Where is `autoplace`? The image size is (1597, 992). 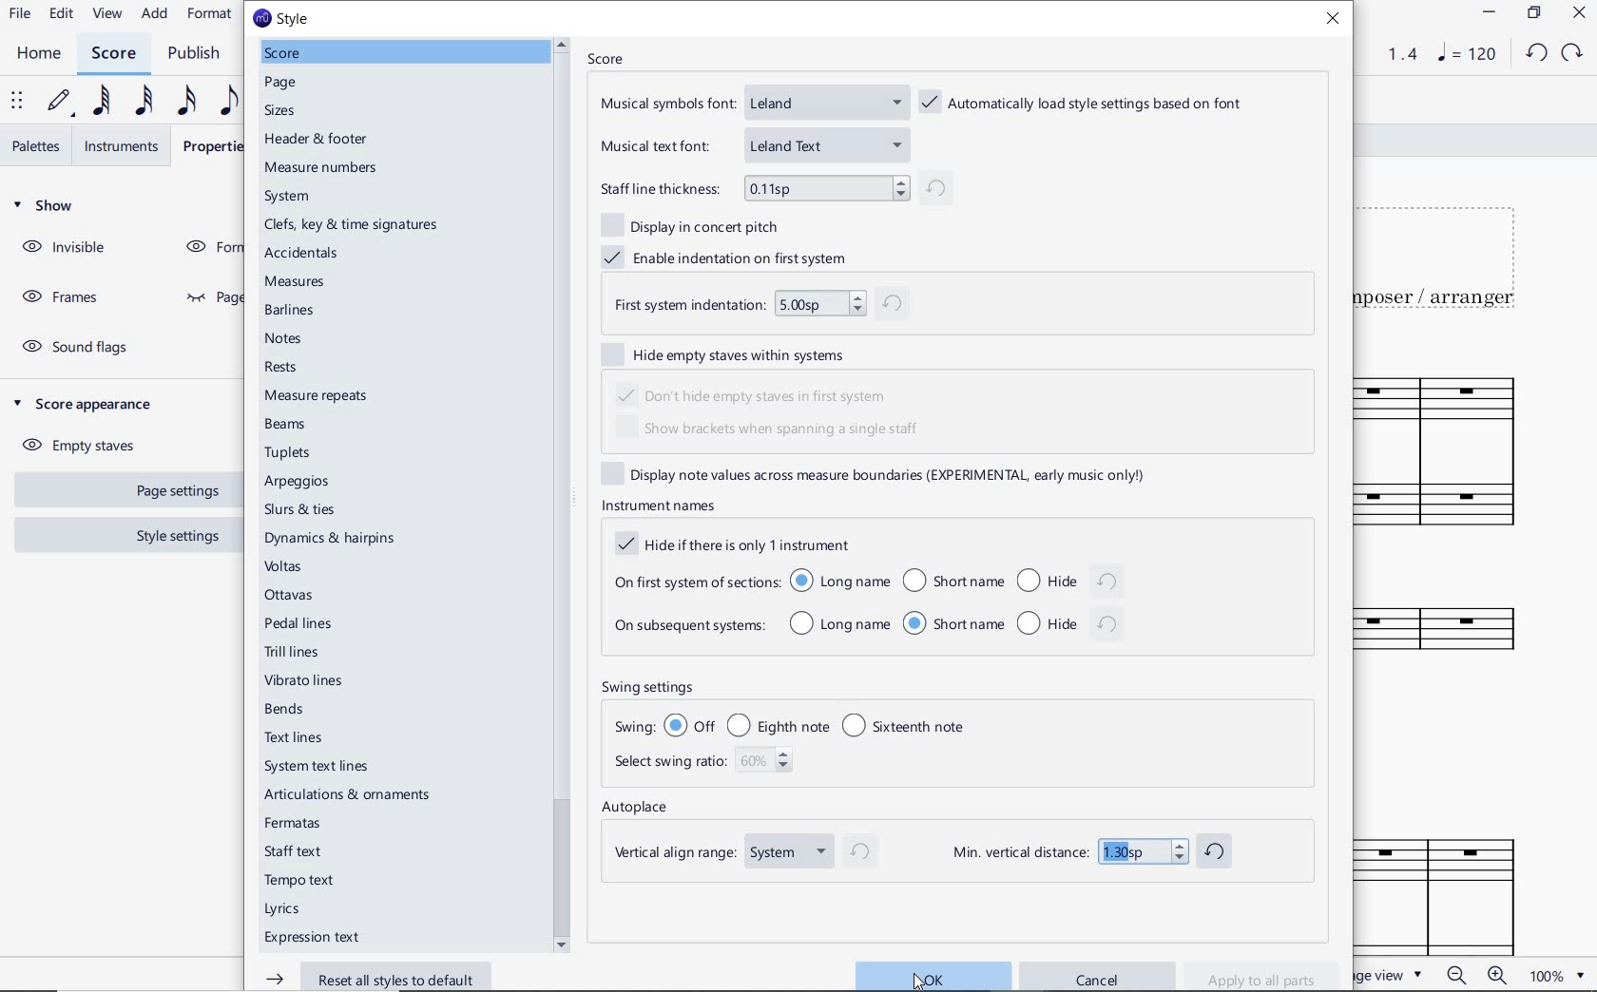
autoplace is located at coordinates (639, 810).